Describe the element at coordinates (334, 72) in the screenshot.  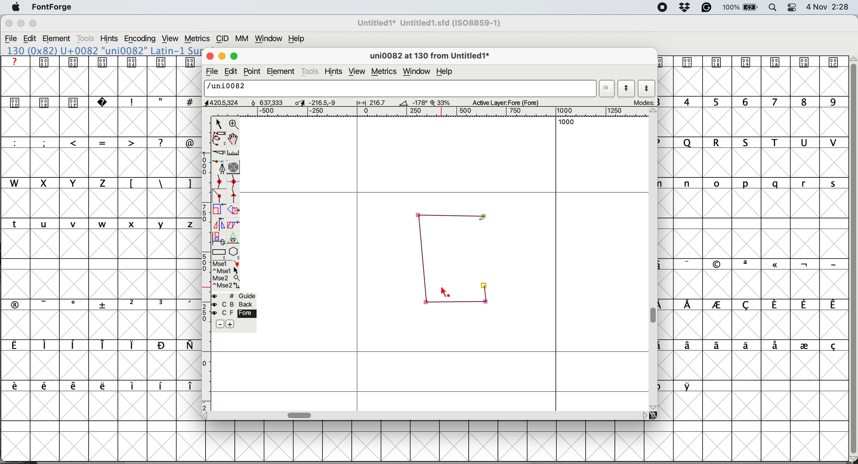
I see `hints` at that location.